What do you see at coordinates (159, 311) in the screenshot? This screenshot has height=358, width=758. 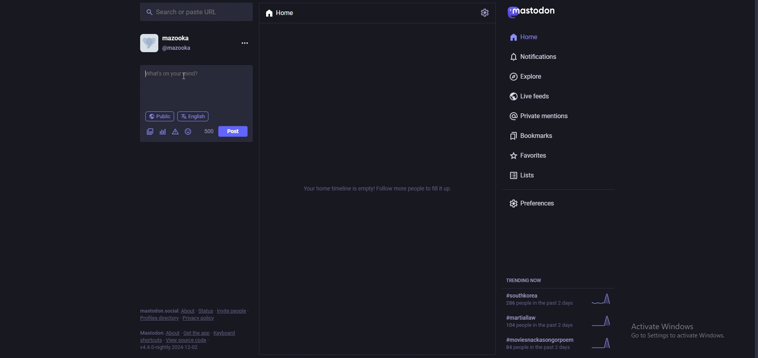 I see `mastodon social` at bounding box center [159, 311].